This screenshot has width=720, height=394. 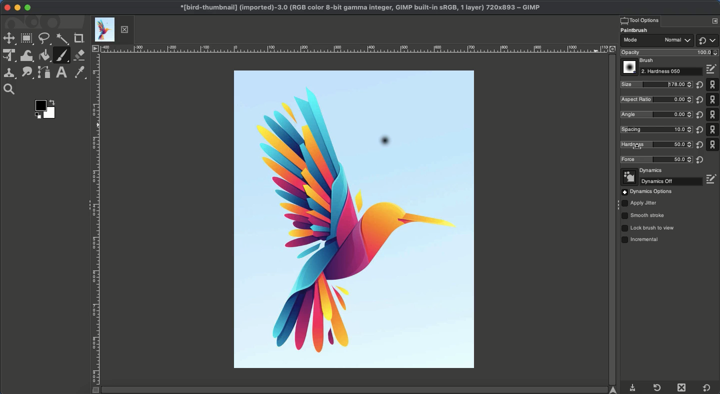 What do you see at coordinates (350, 102) in the screenshot?
I see `image` at bounding box center [350, 102].